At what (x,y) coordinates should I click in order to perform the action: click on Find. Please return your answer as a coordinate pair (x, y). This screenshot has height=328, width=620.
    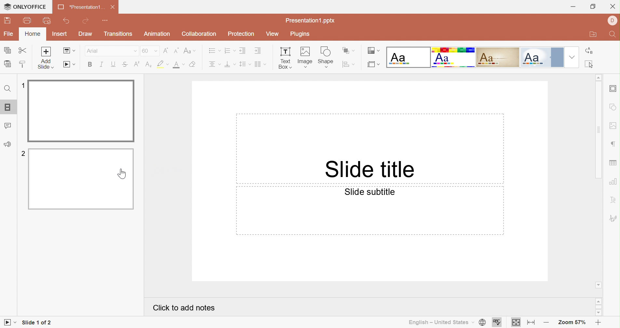
    Looking at the image, I should click on (613, 35).